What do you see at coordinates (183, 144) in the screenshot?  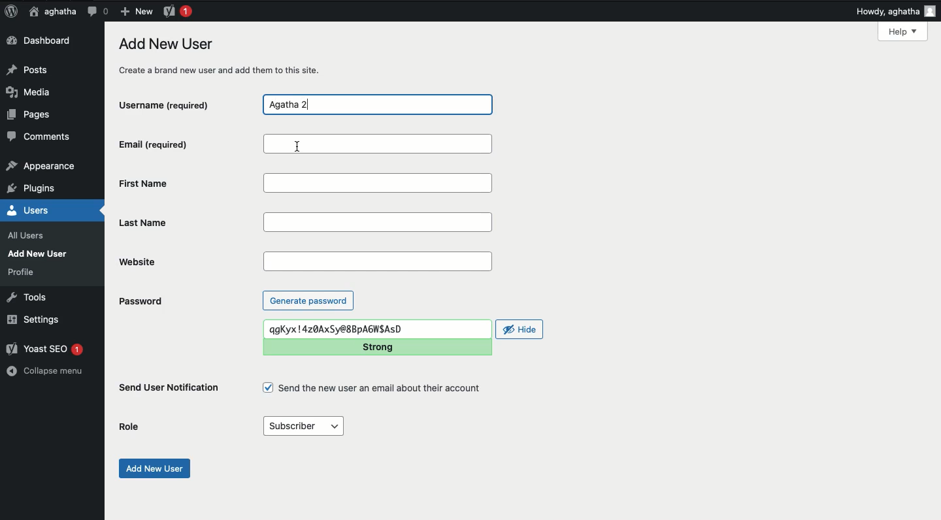 I see `Email (required)` at bounding box center [183, 144].